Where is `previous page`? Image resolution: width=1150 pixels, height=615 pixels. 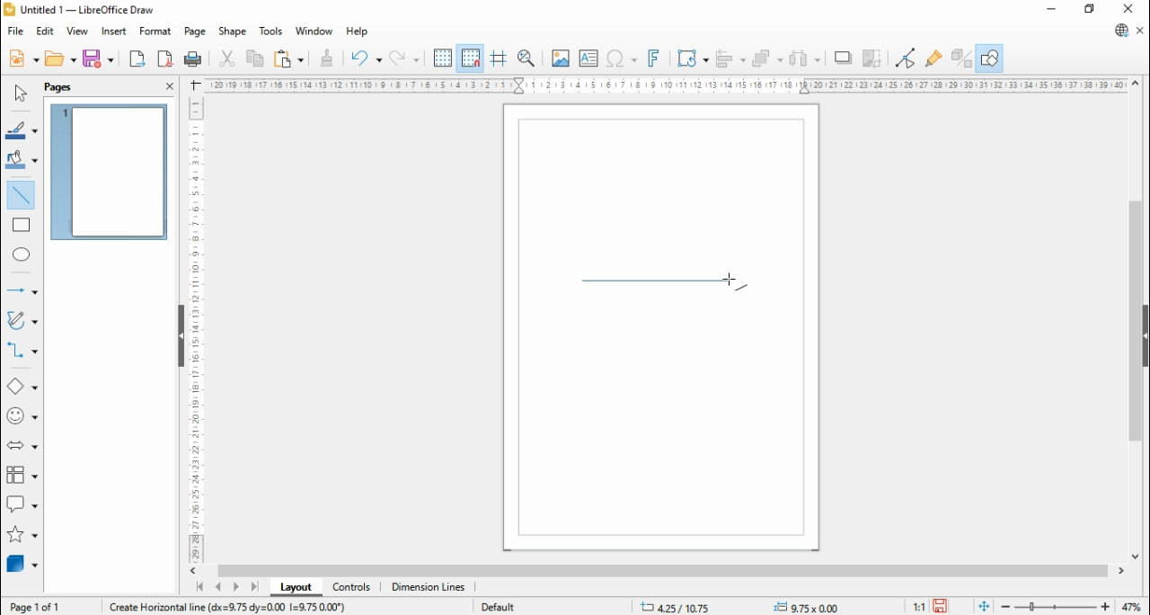
previous page is located at coordinates (217, 587).